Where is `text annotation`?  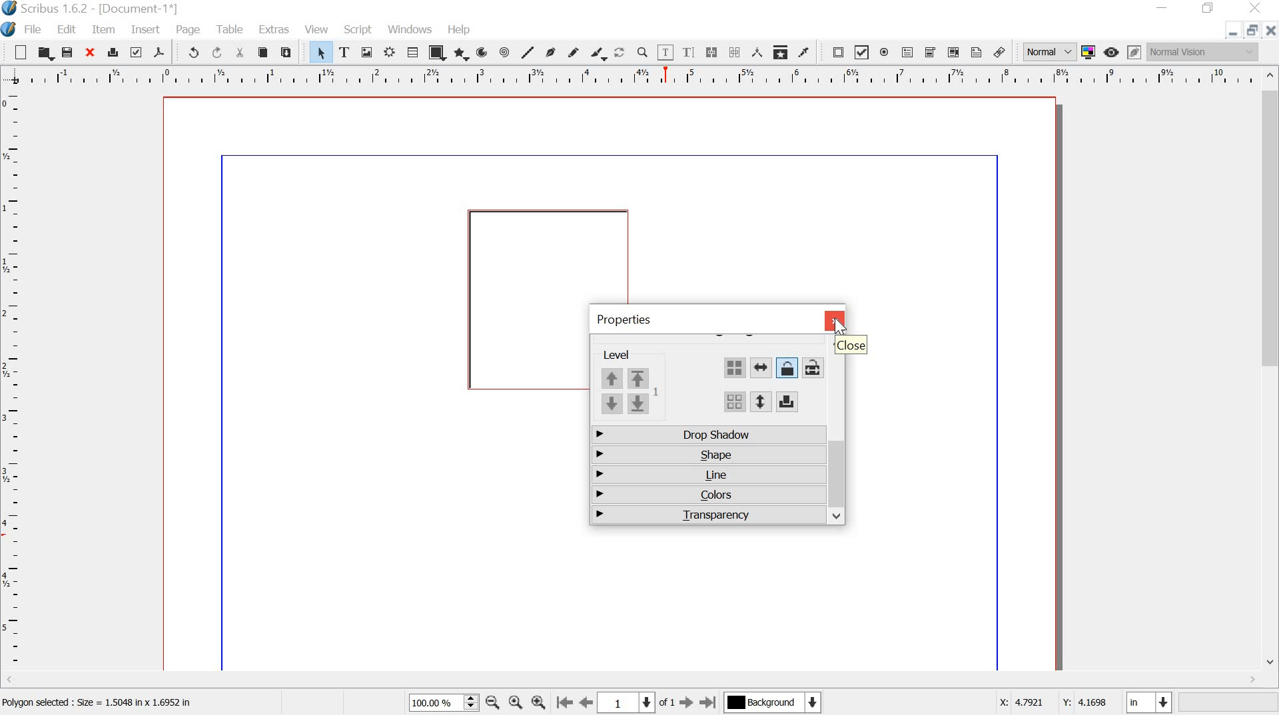 text annotation is located at coordinates (977, 53).